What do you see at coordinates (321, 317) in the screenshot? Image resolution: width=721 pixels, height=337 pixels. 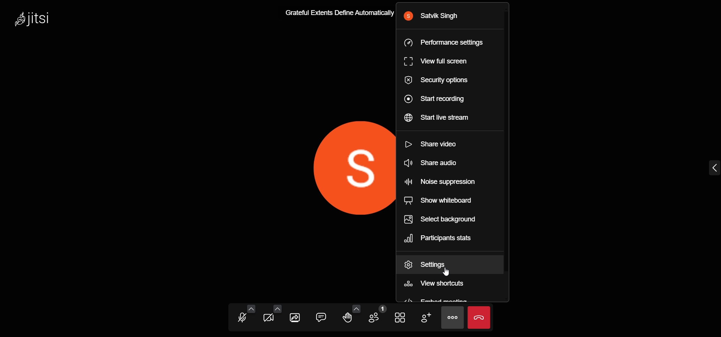 I see `chat` at bounding box center [321, 317].